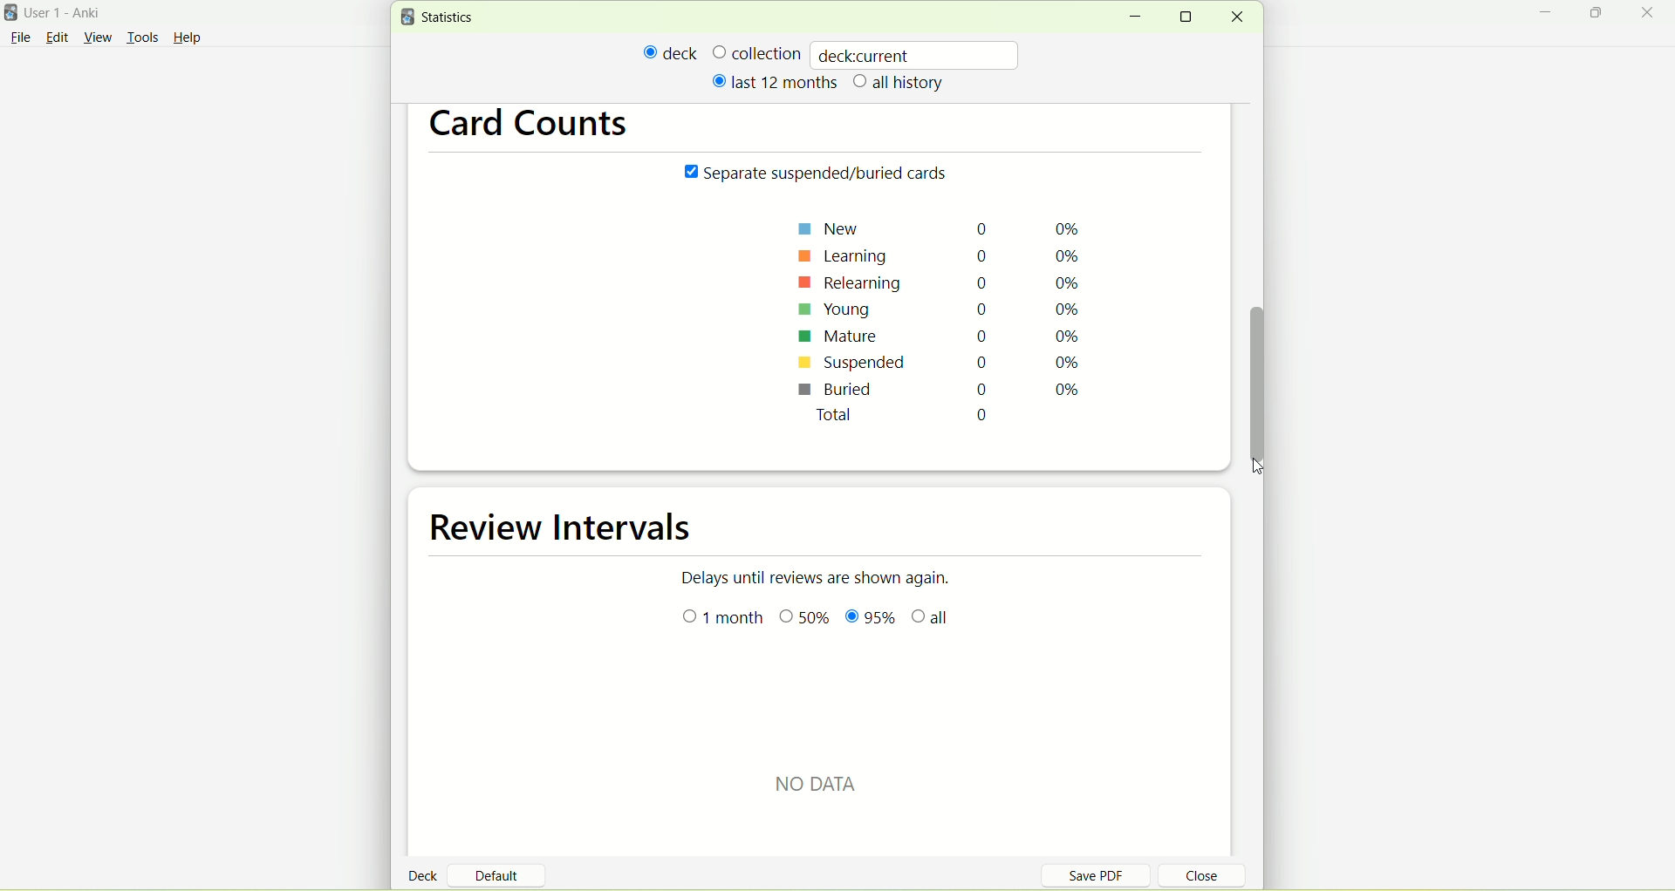 This screenshot has height=891, width=1675. Describe the element at coordinates (1598, 16) in the screenshot. I see `maximize` at that location.